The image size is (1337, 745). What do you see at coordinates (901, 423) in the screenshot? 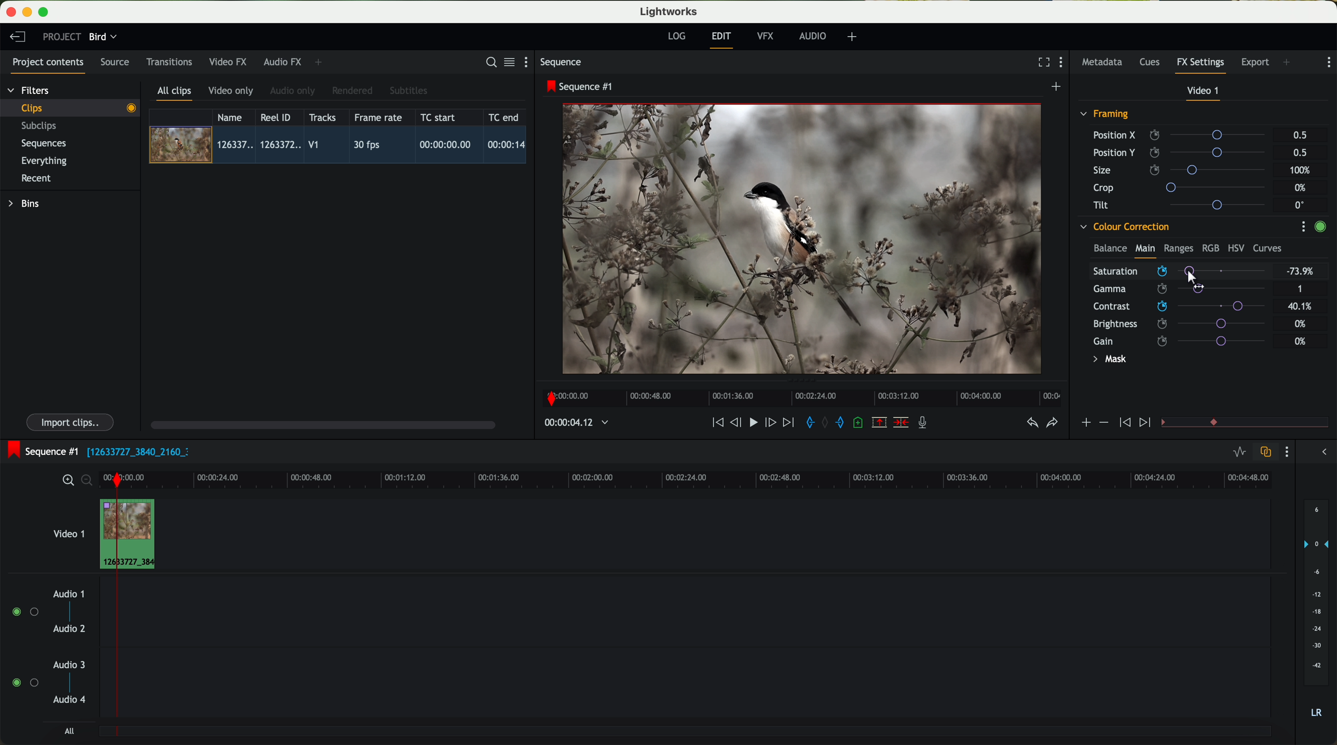
I see `delete/cut` at bounding box center [901, 423].